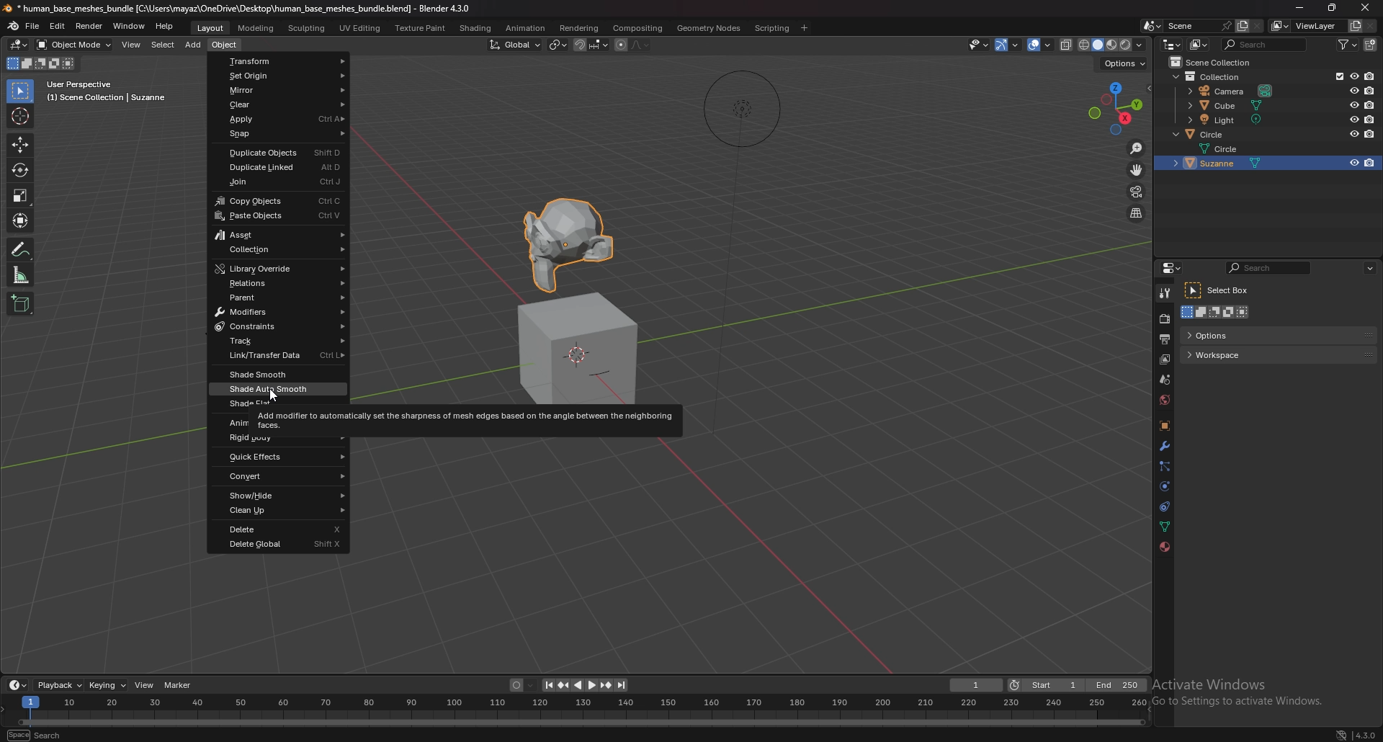 Image resolution: width=1383 pixels, height=742 pixels. What do you see at coordinates (1307, 25) in the screenshot?
I see `view layer` at bounding box center [1307, 25].